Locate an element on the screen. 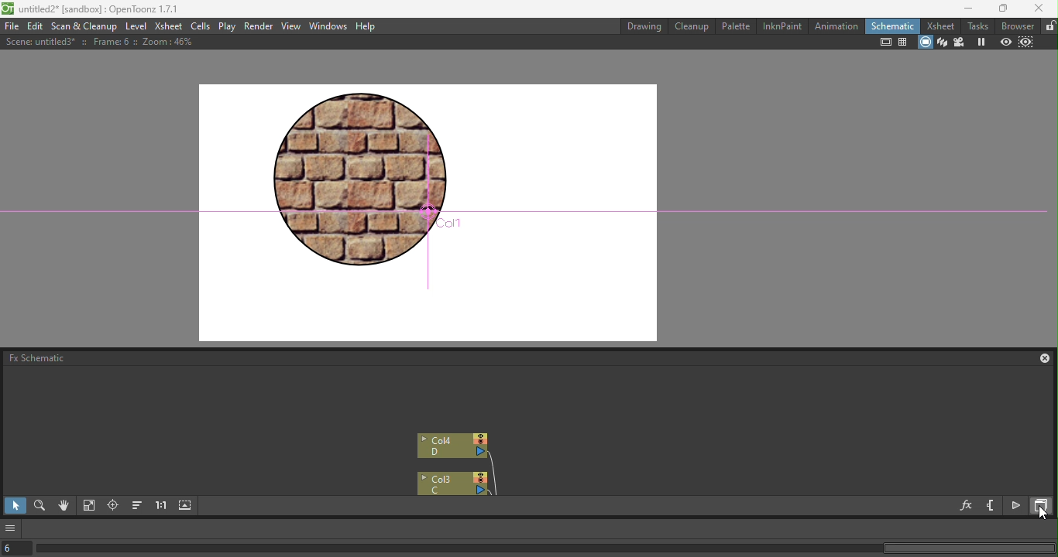 The width and height of the screenshot is (1058, 557). New FX is located at coordinates (967, 507).